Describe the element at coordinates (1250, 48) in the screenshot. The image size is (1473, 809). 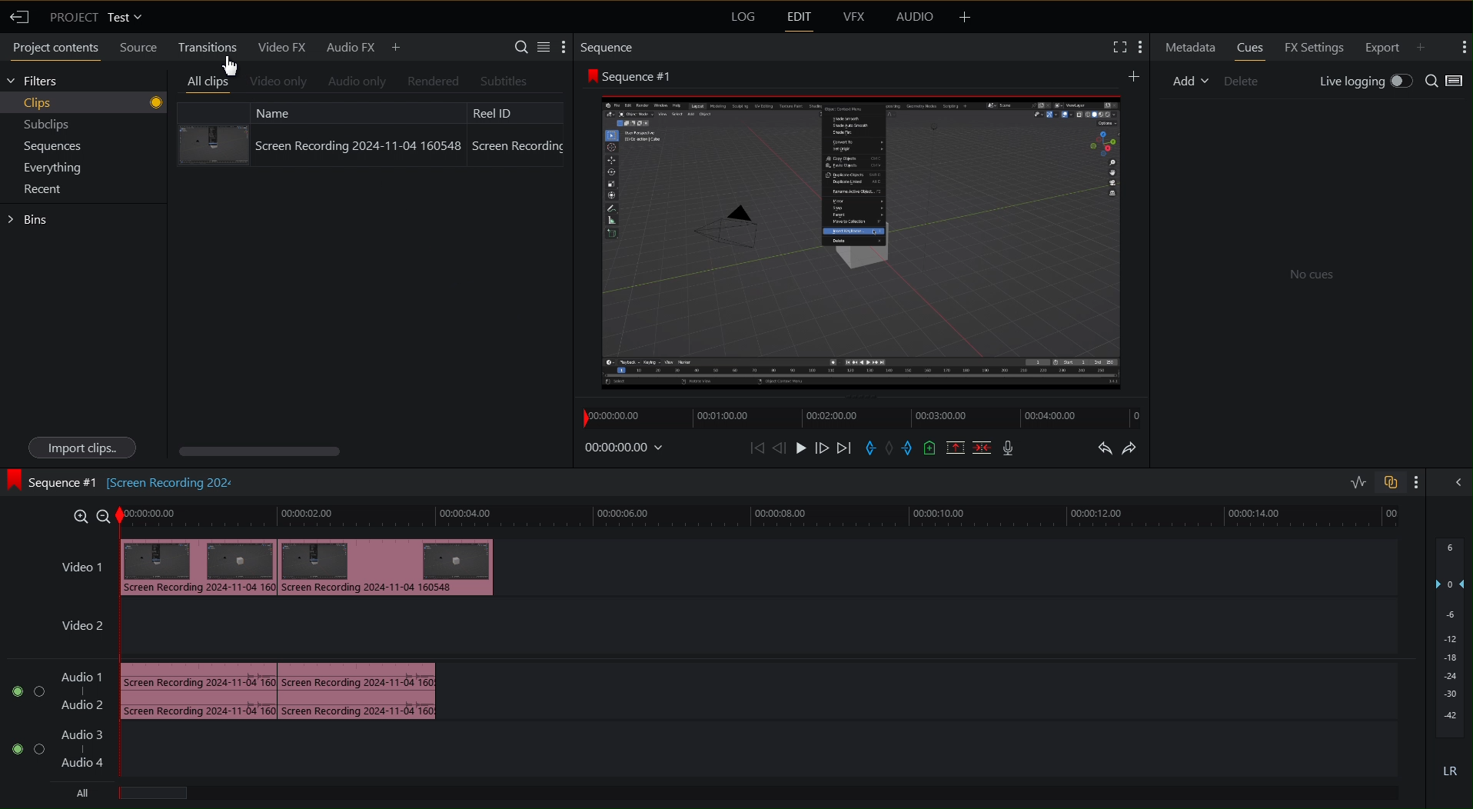
I see `Cues` at that location.